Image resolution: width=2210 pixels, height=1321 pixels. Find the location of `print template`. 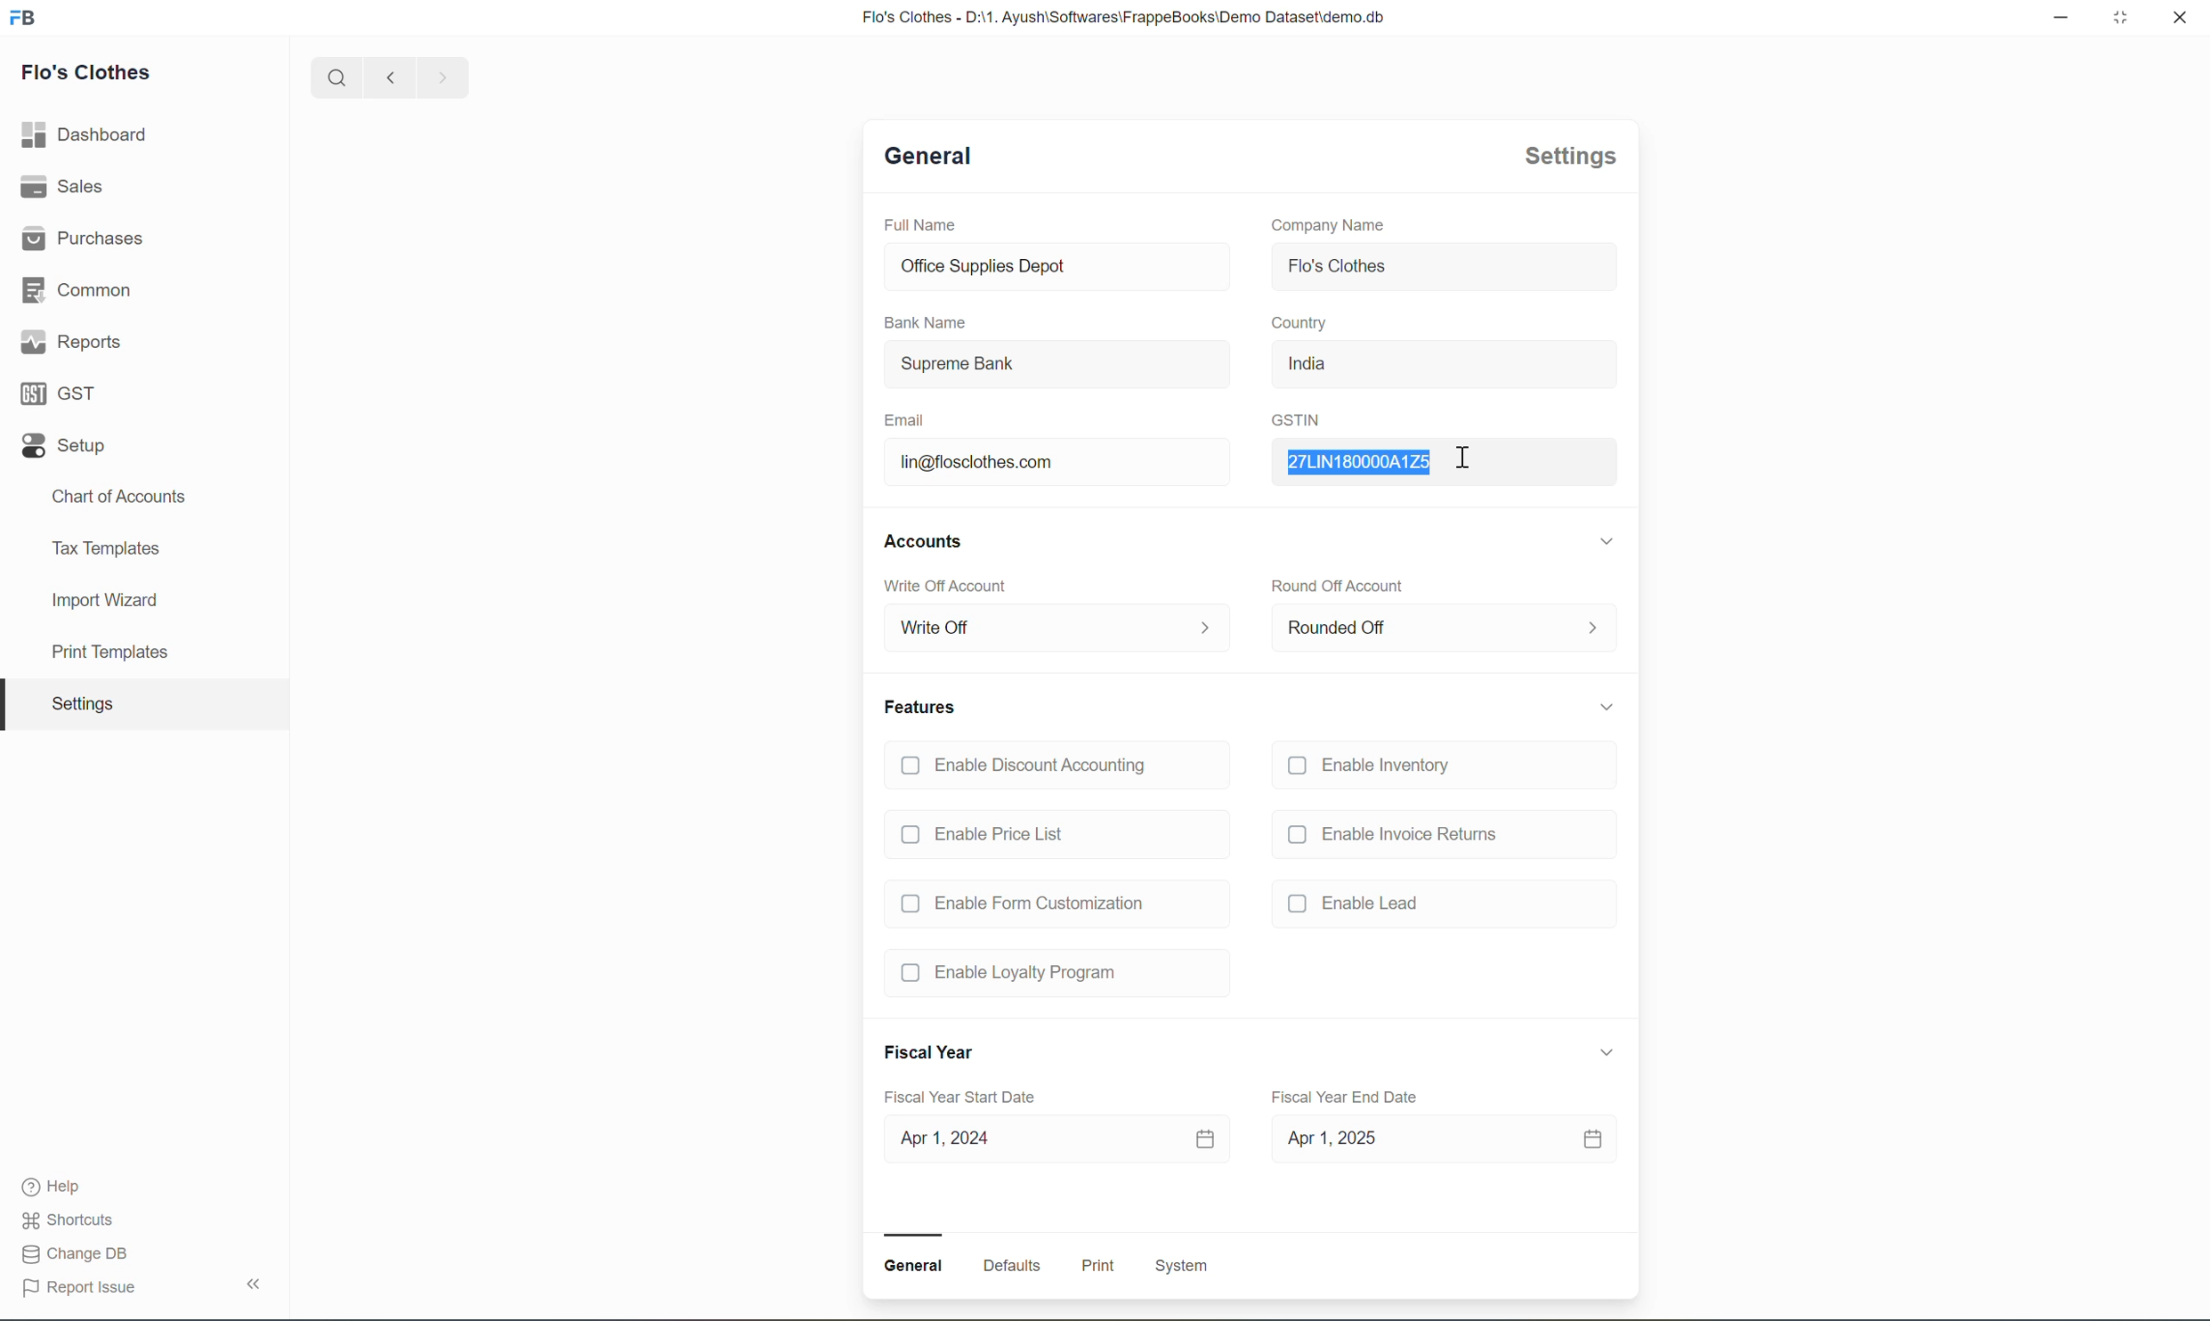

print template is located at coordinates (99, 656).